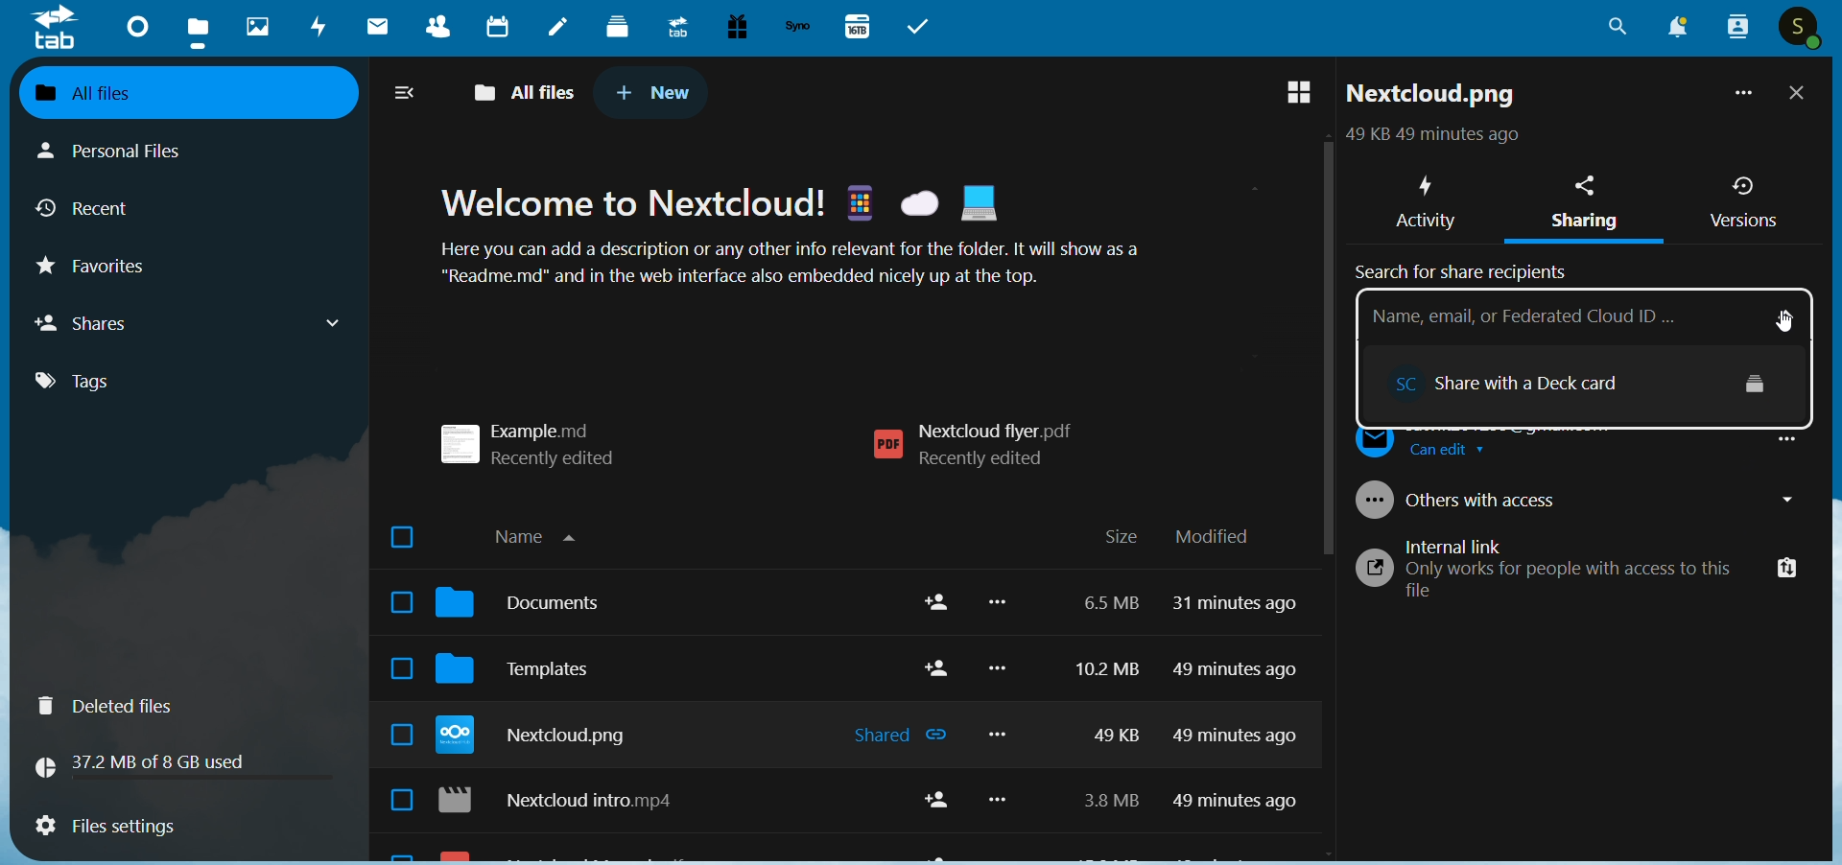 Image resolution: width=1842 pixels, height=865 pixels. Describe the element at coordinates (734, 27) in the screenshot. I see `free trial` at that location.